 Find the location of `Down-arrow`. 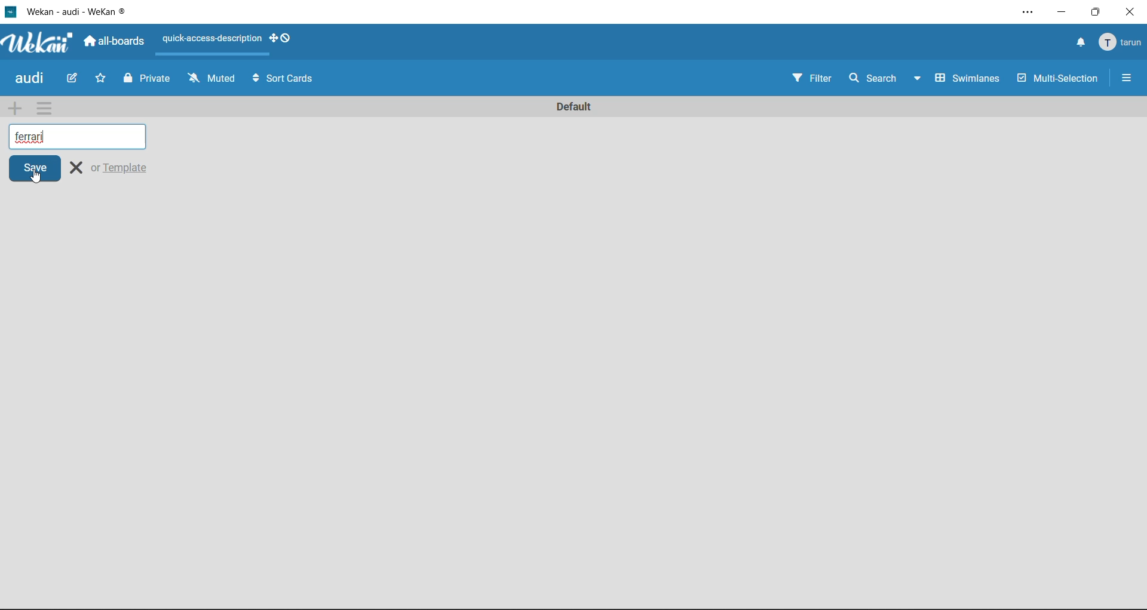

Down-arrow is located at coordinates (919, 76).